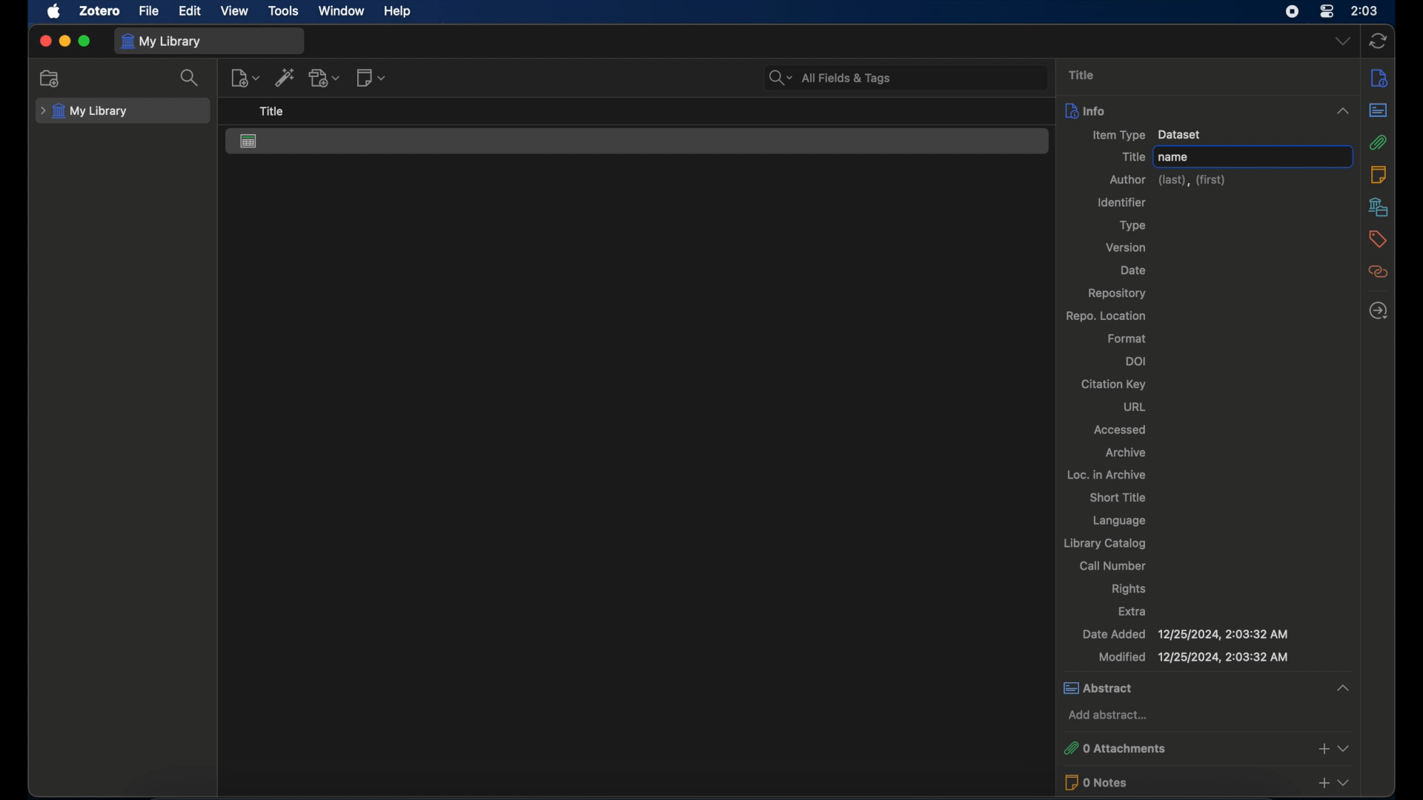  What do you see at coordinates (1127, 339) in the screenshot?
I see `format` at bounding box center [1127, 339].